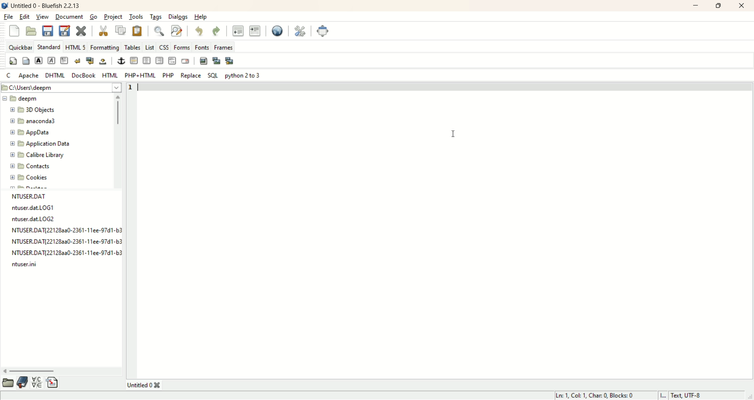  I want to click on close current file, so click(81, 32).